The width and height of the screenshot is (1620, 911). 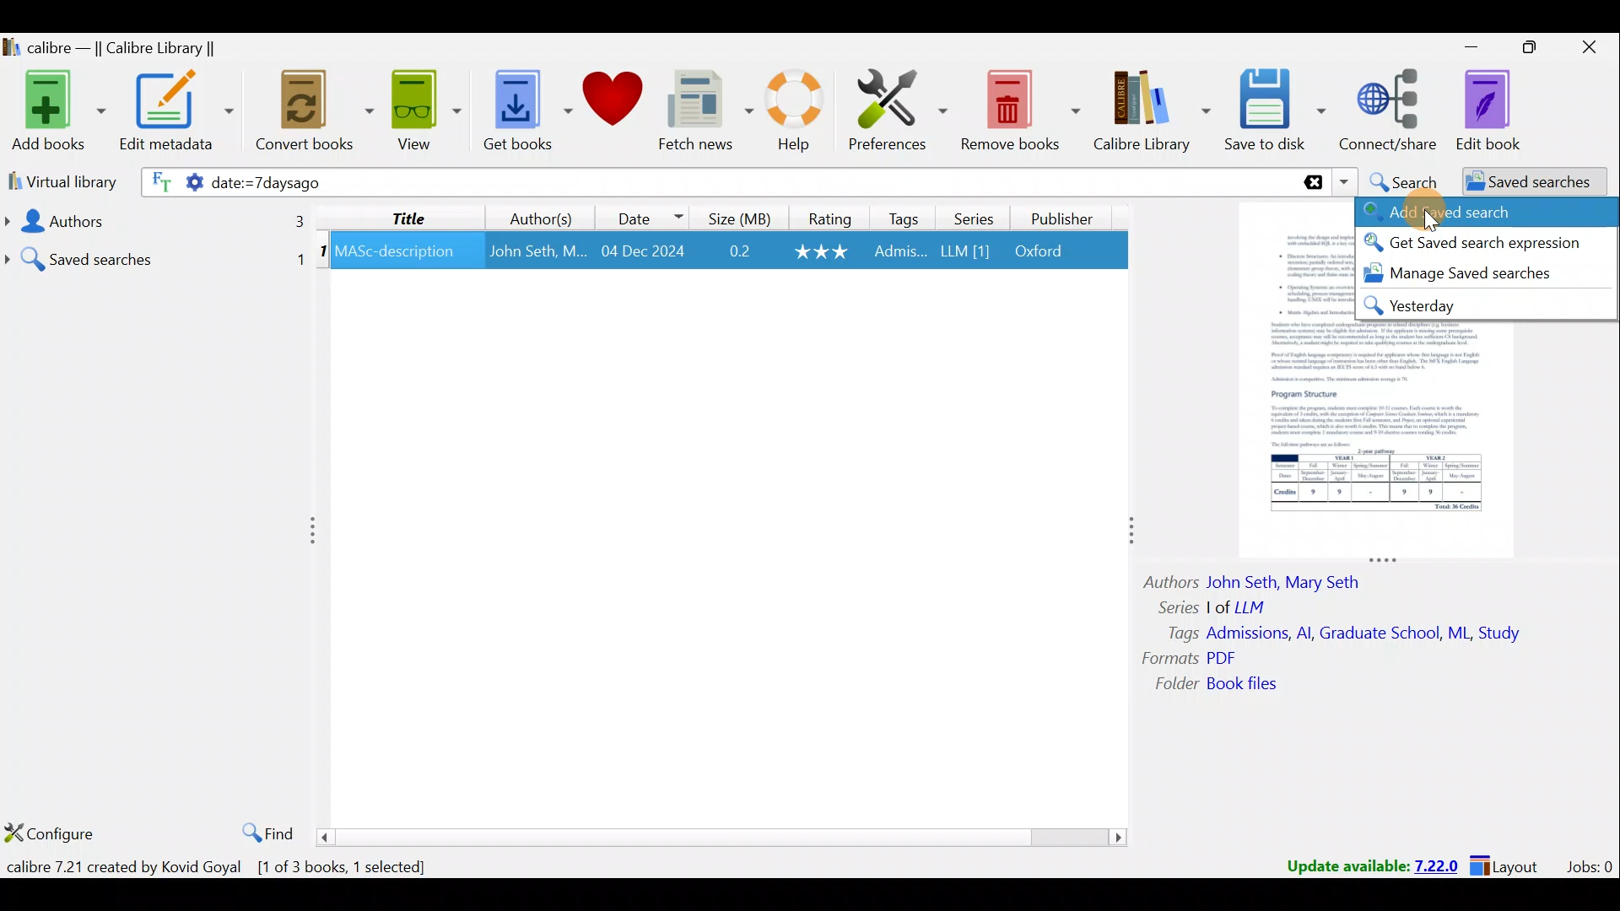 I want to click on Save to disk, so click(x=1277, y=112).